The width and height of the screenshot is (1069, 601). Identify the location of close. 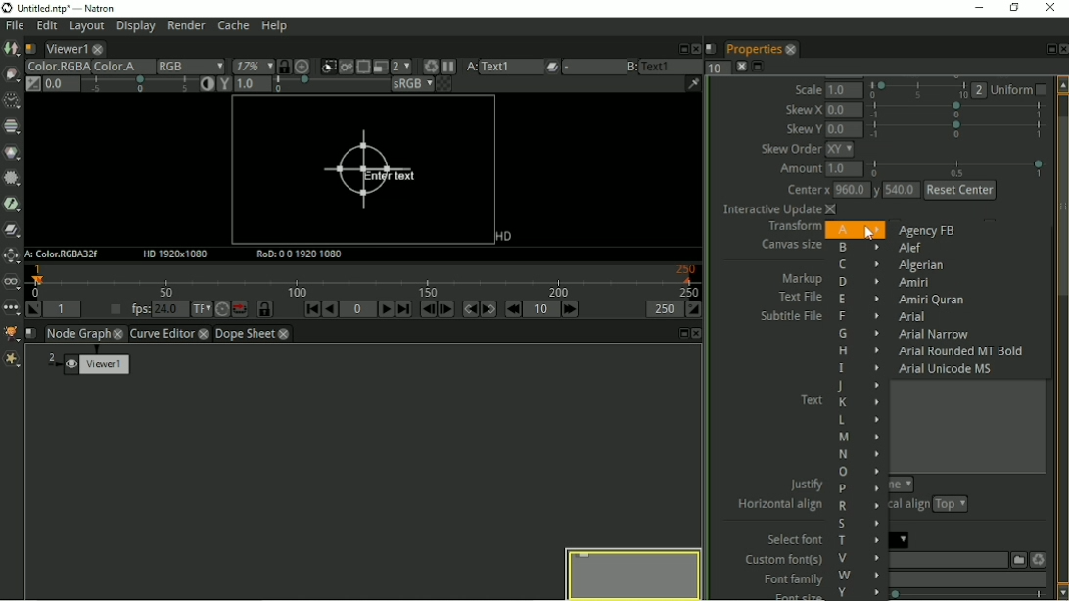
(284, 335).